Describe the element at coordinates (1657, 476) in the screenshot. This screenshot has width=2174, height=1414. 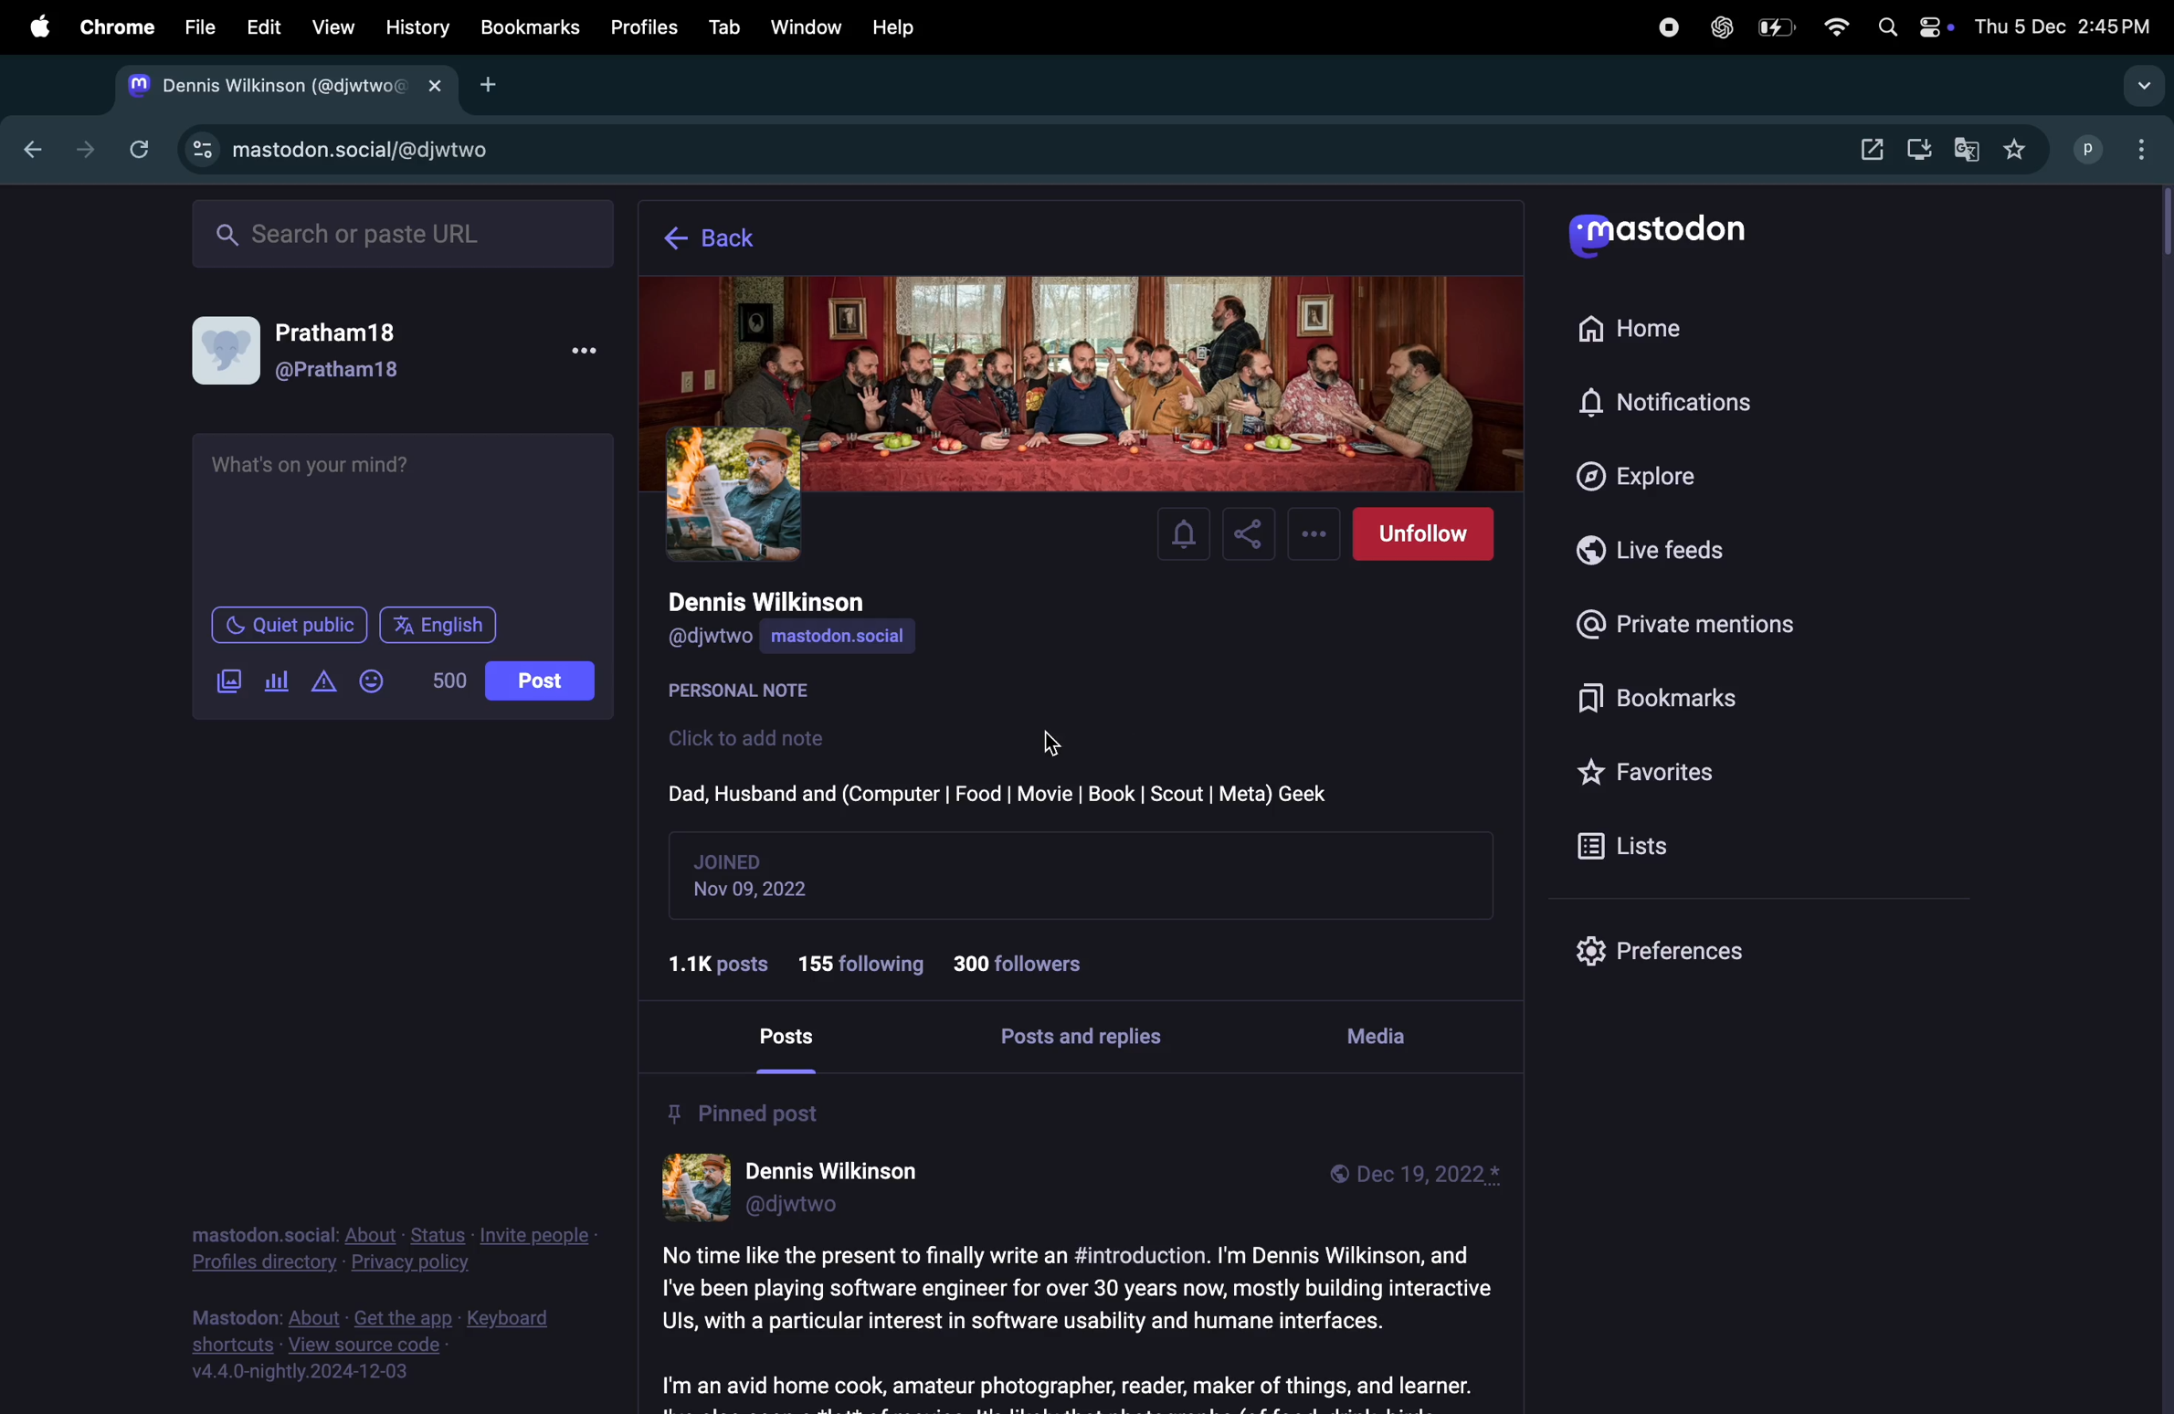
I see `Explore` at that location.